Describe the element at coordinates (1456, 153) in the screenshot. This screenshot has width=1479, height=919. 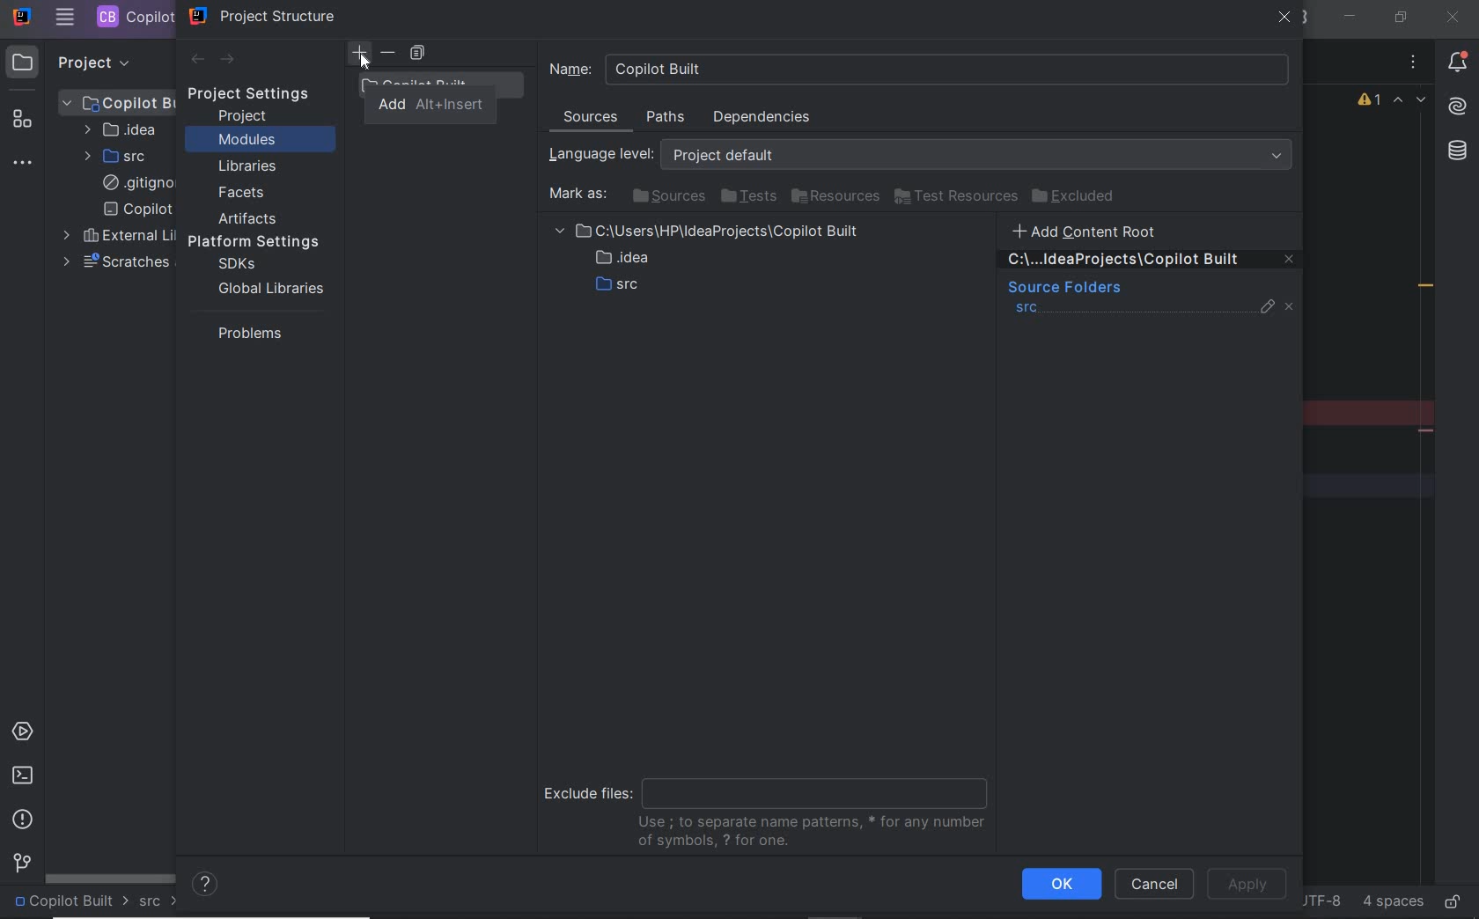
I see `database` at that location.